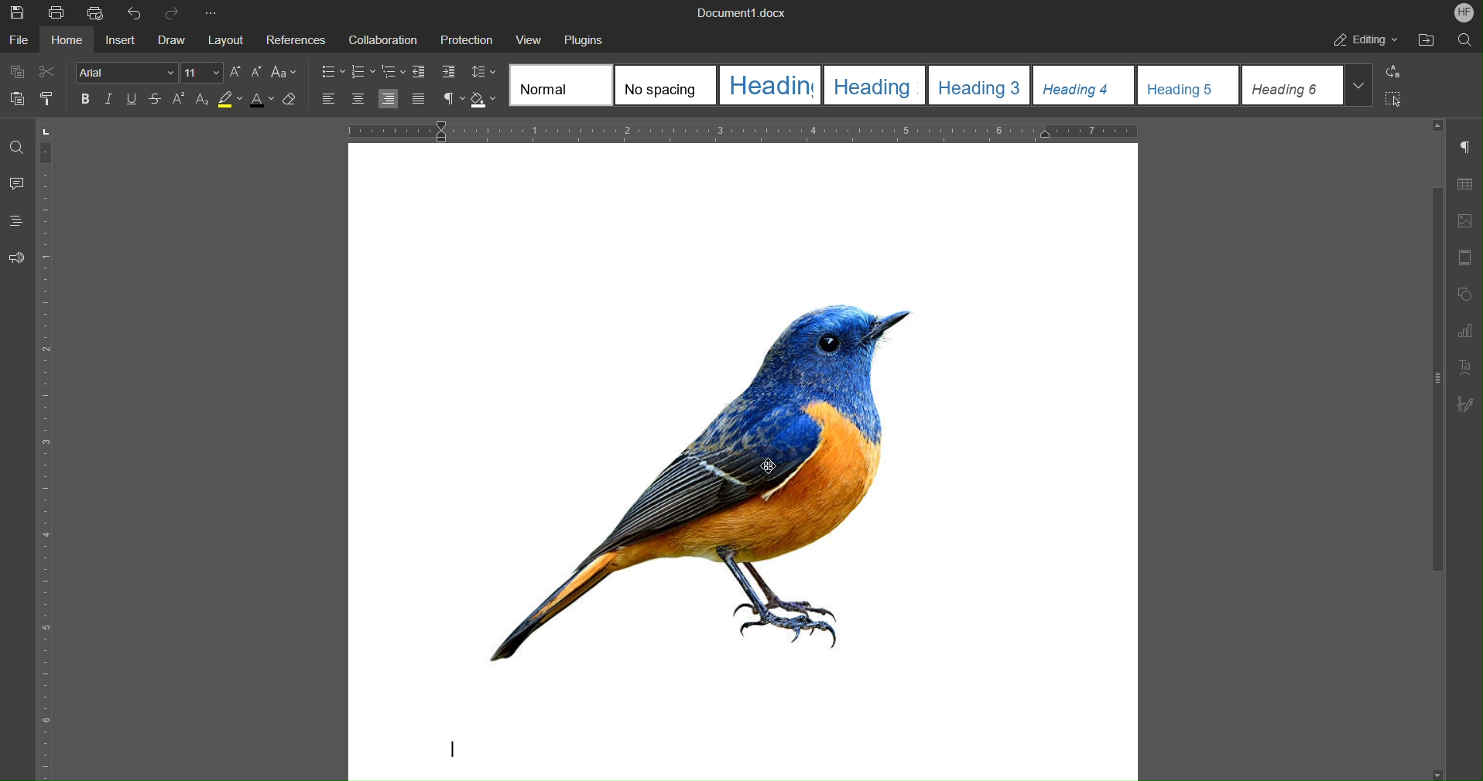  Describe the element at coordinates (122, 38) in the screenshot. I see `Insert` at that location.